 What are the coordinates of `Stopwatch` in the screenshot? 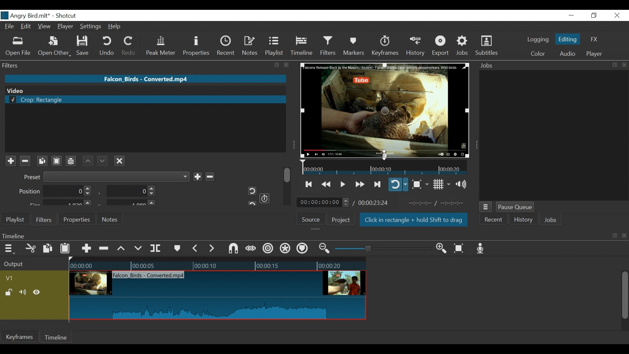 It's located at (265, 198).